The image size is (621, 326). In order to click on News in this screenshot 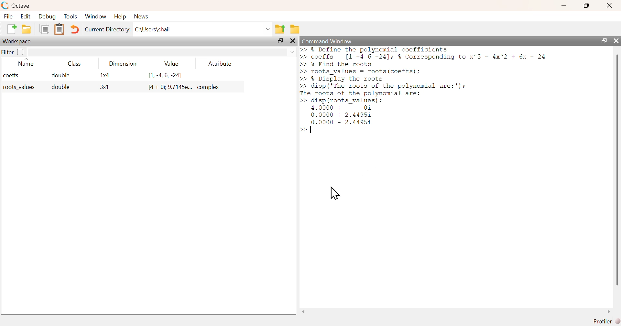, I will do `click(141, 16)`.